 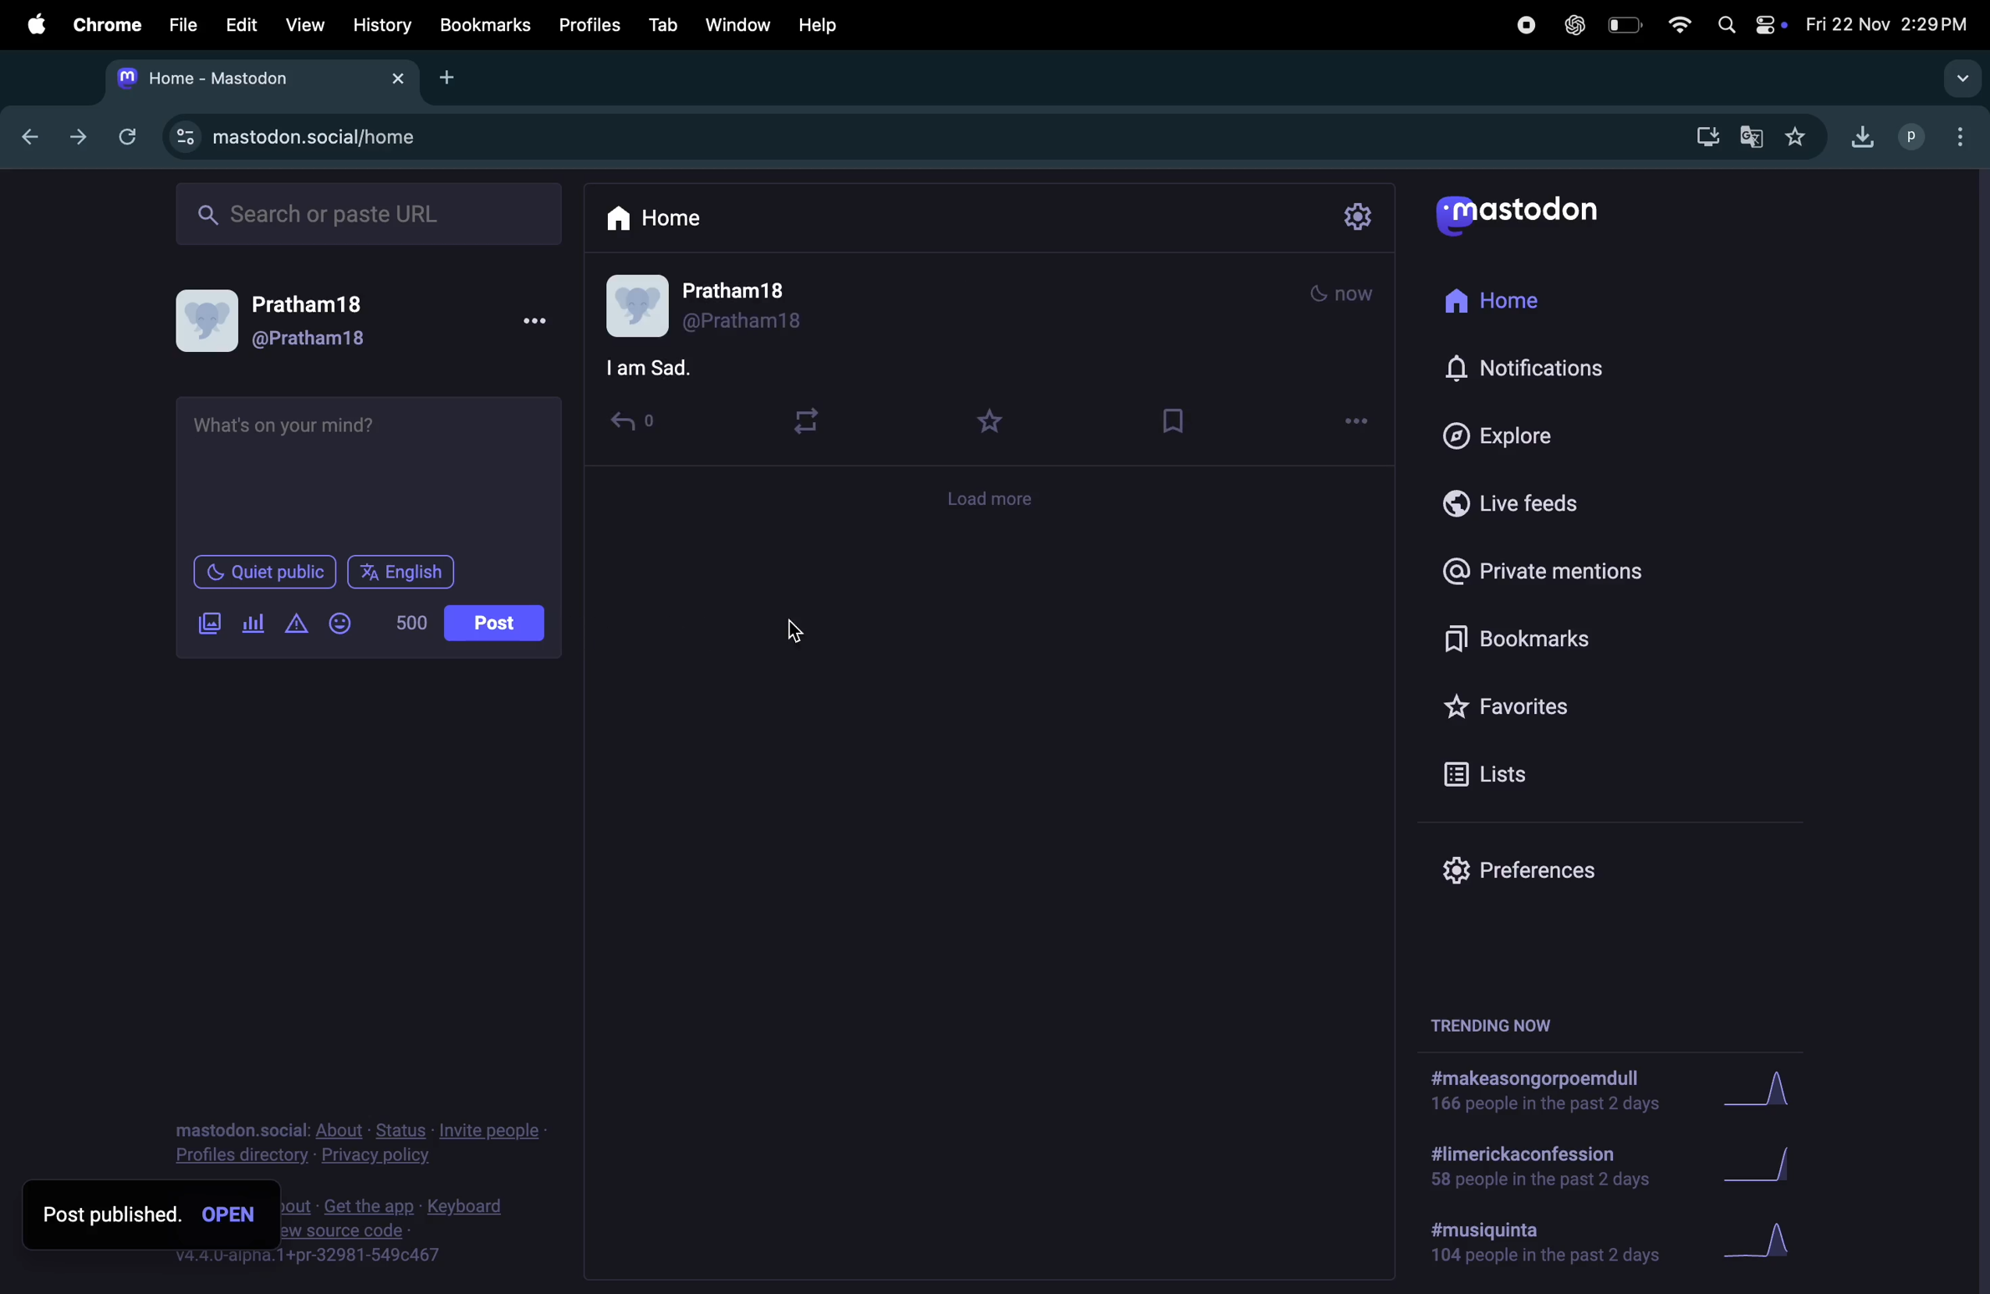 I want to click on loop, so click(x=814, y=422).